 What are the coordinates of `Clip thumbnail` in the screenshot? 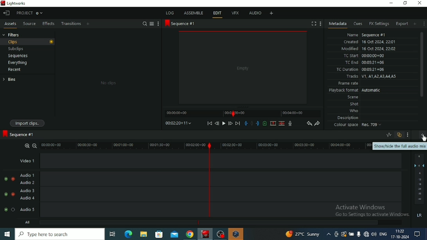 It's located at (108, 80).